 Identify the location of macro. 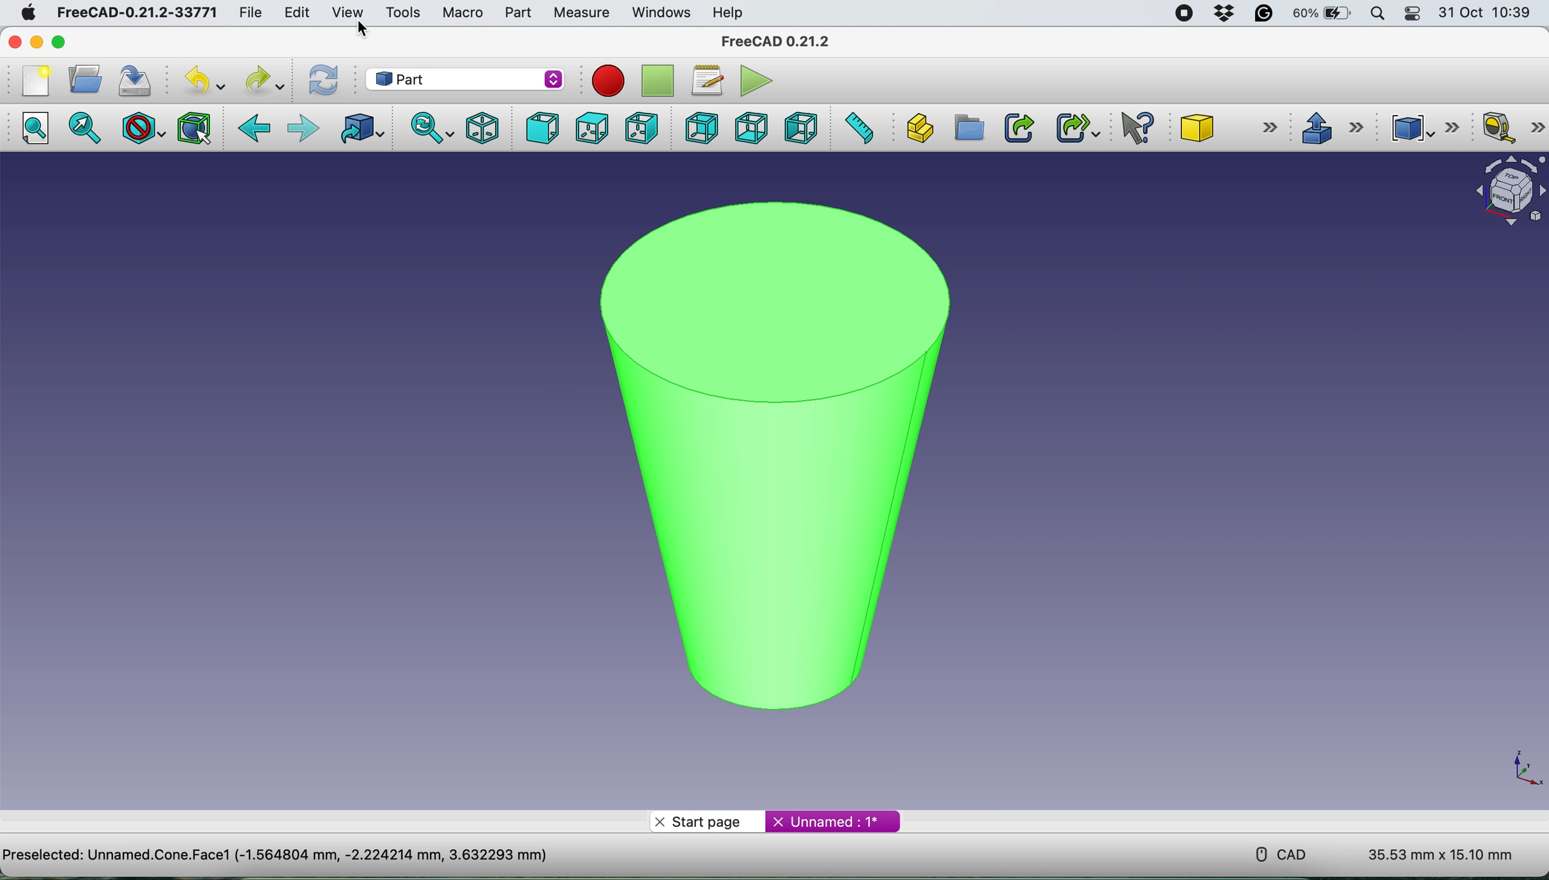
(462, 12).